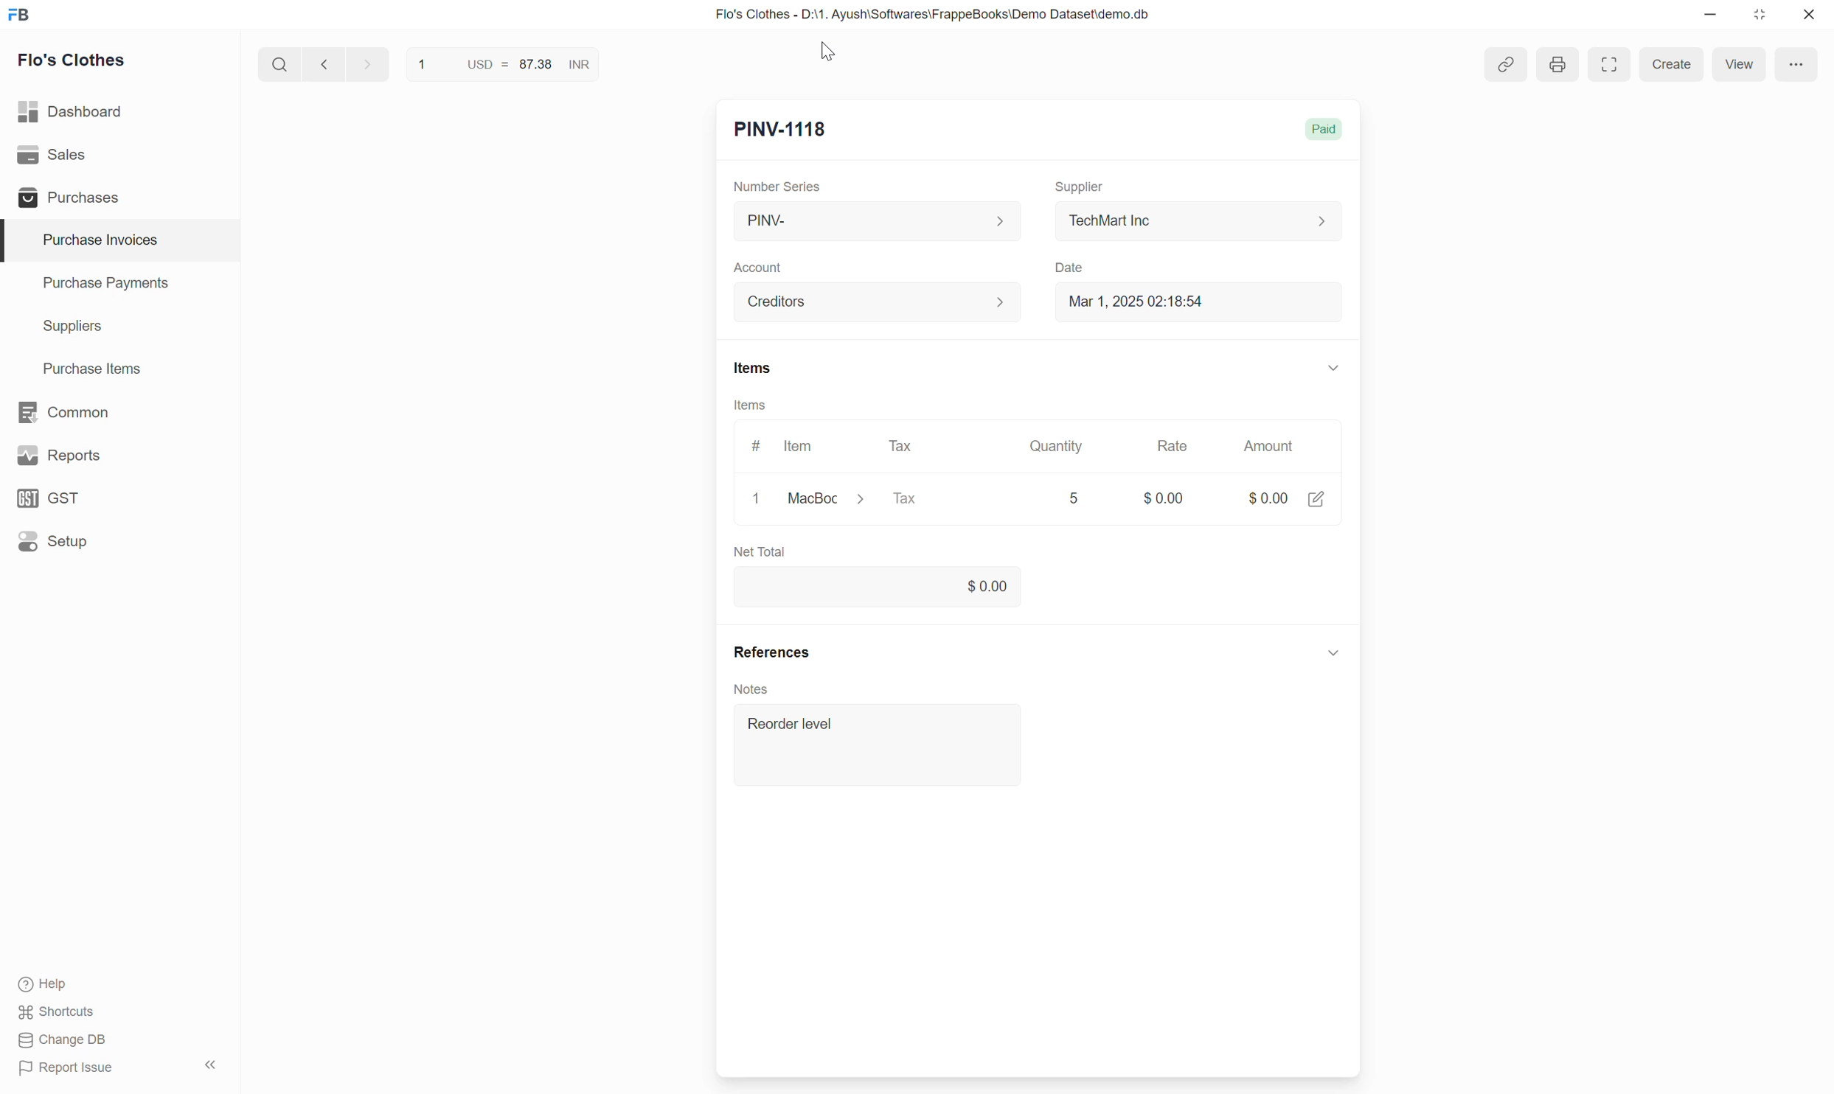 This screenshot has height=1094, width=1834. Describe the element at coordinates (876, 222) in the screenshot. I see `PINV-` at that location.